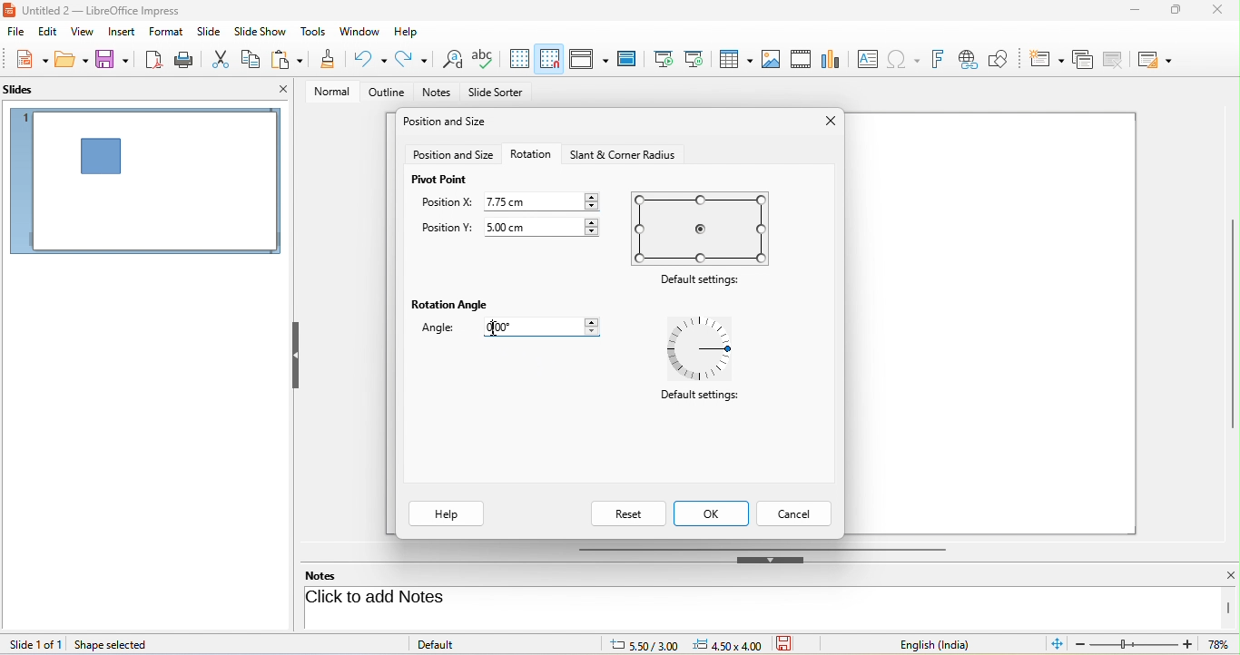 This screenshot has width=1240, height=655. What do you see at coordinates (187, 59) in the screenshot?
I see `print` at bounding box center [187, 59].